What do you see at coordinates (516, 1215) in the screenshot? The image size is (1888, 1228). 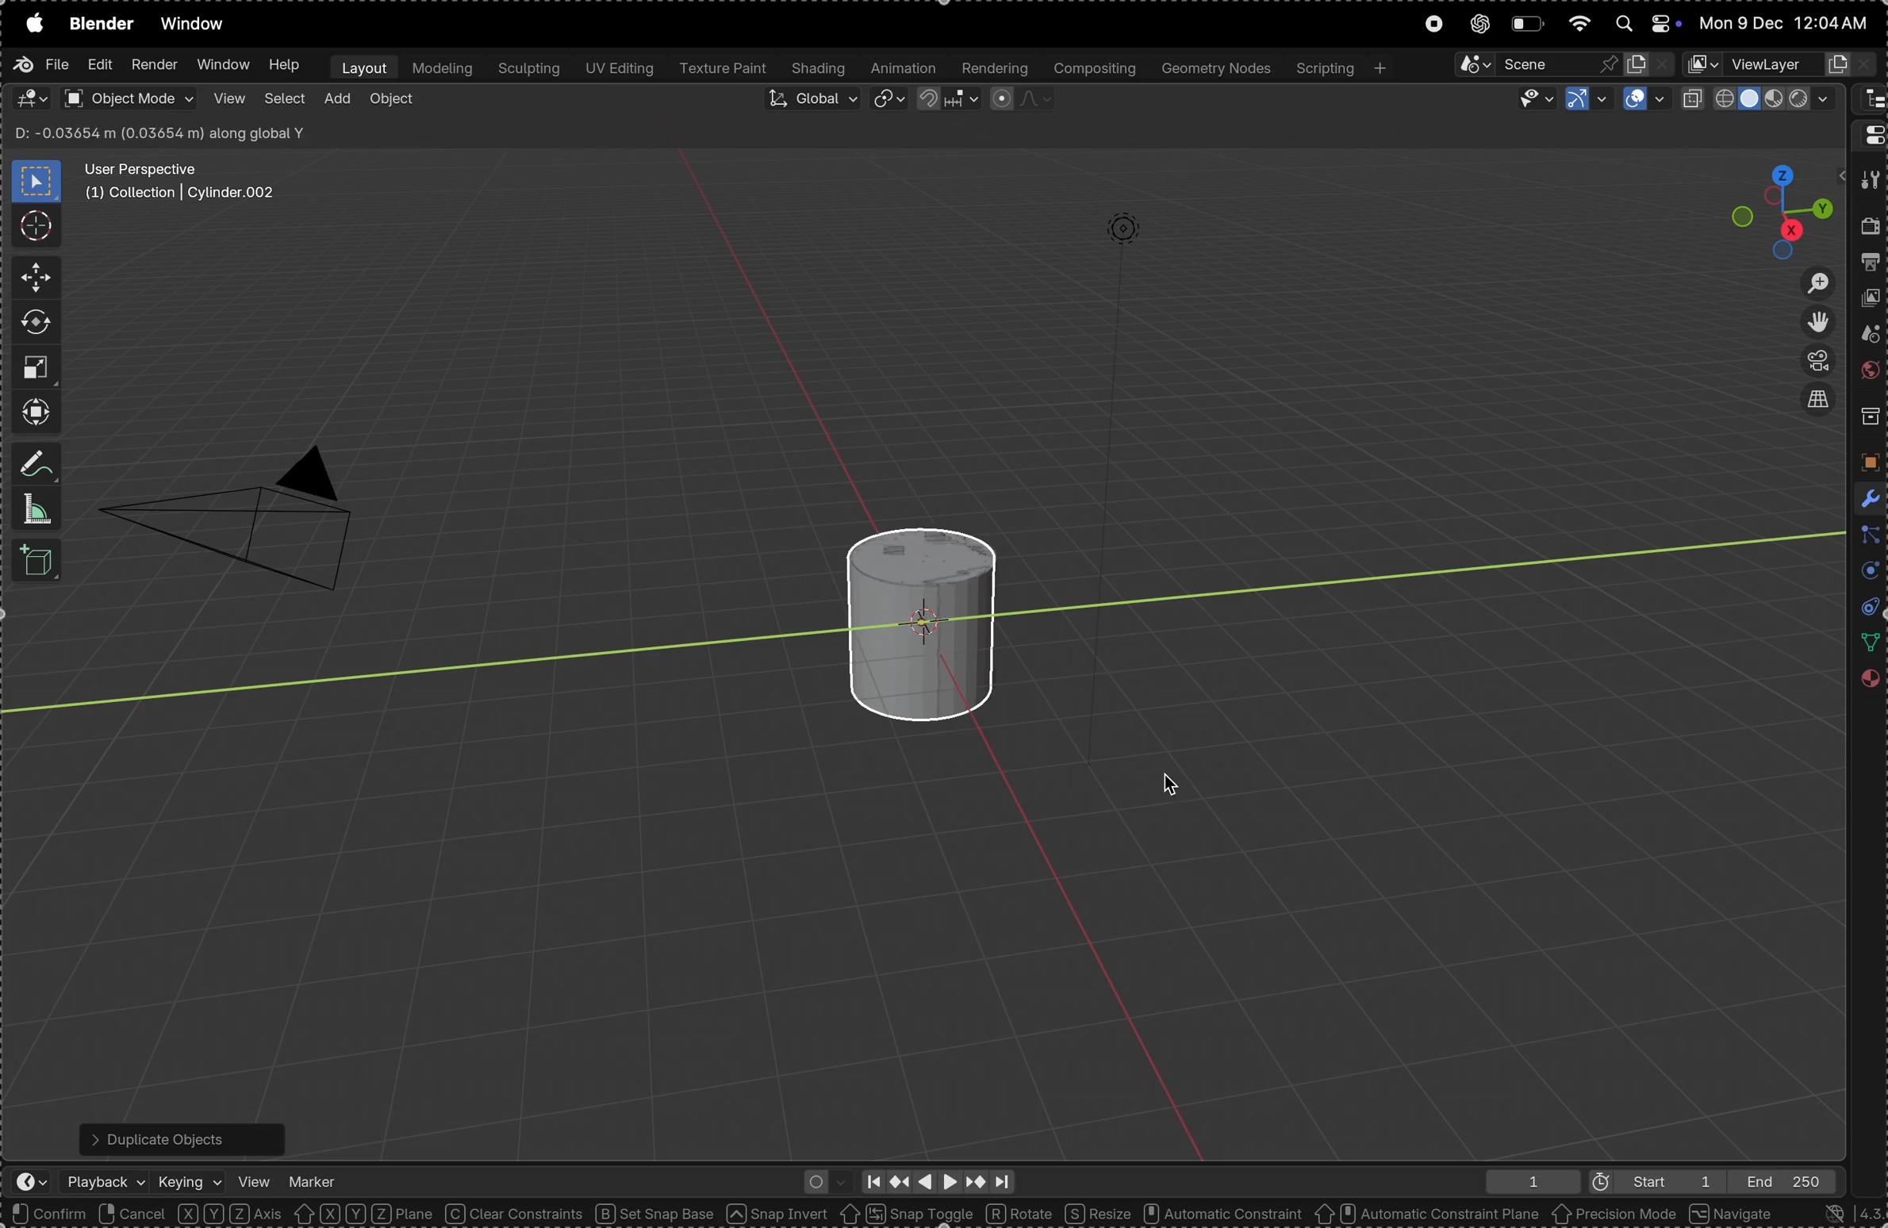 I see `clear constraints` at bounding box center [516, 1215].